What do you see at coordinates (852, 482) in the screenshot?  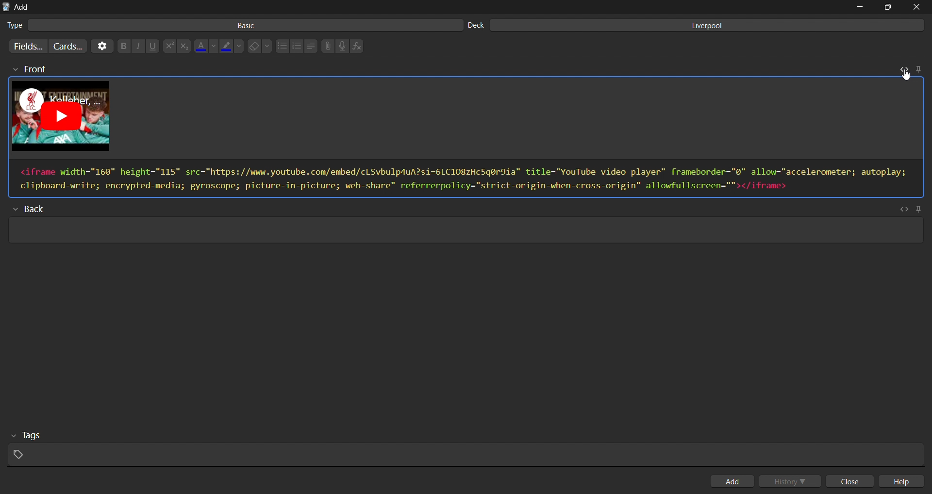 I see `close` at bounding box center [852, 482].